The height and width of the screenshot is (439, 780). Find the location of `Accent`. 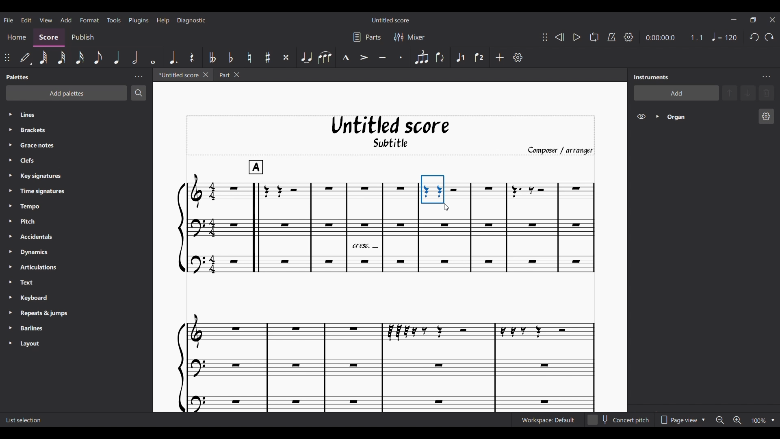

Accent is located at coordinates (364, 58).